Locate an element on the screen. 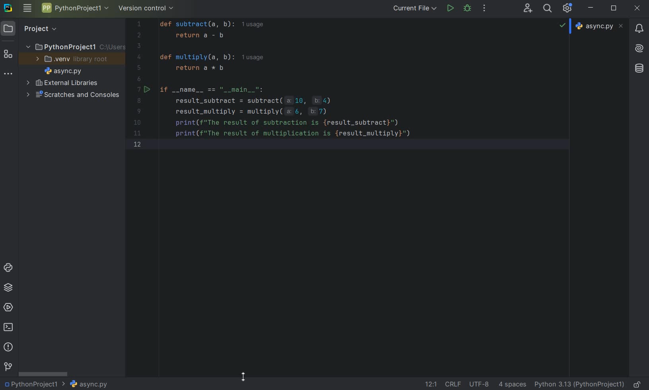  cursor is located at coordinates (243, 376).